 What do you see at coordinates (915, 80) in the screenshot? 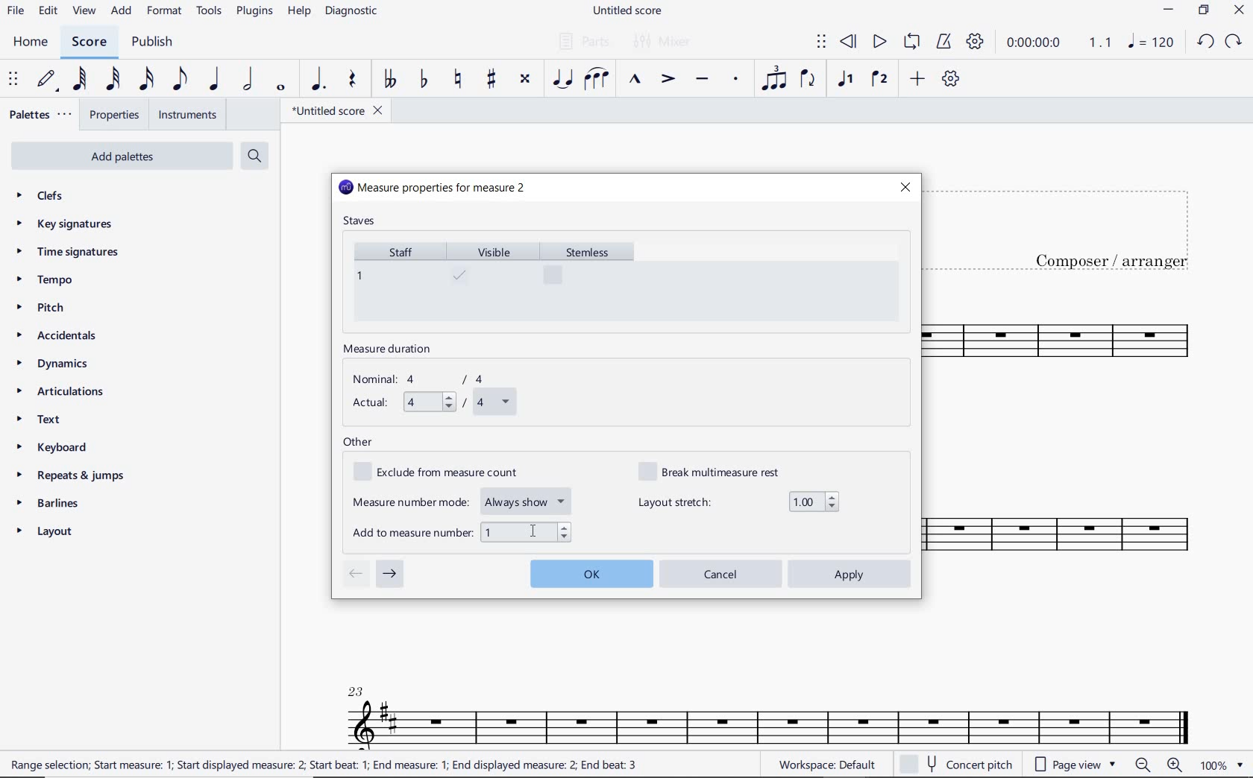
I see `ADD` at bounding box center [915, 80].